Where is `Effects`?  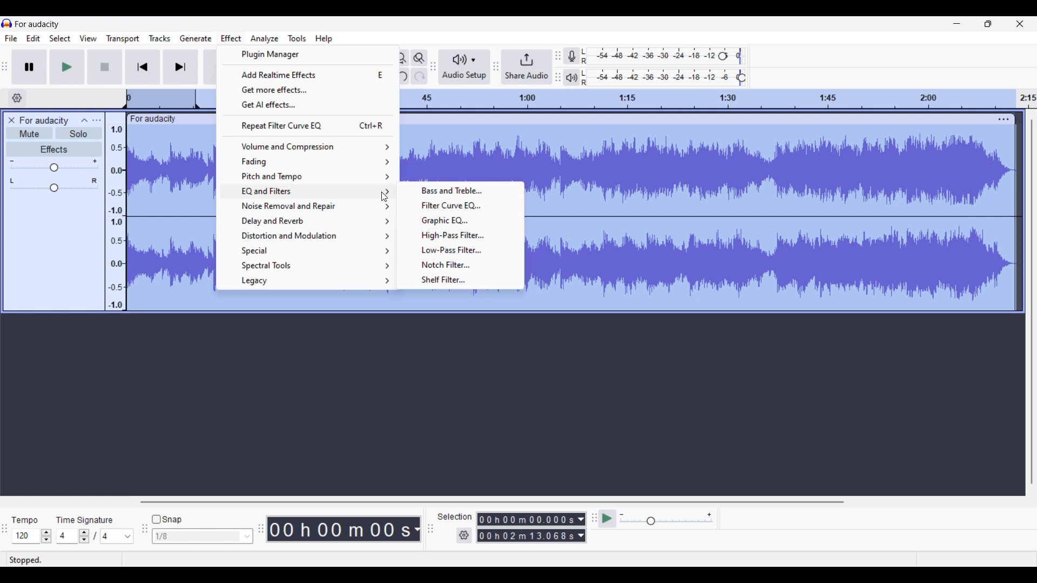 Effects is located at coordinates (54, 149).